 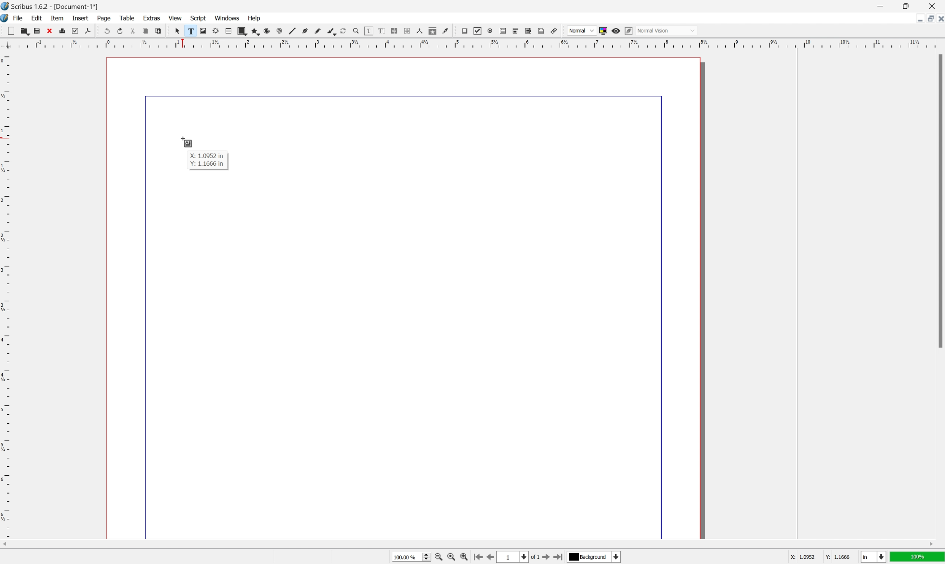 I want to click on application logo, so click(x=6, y=19).